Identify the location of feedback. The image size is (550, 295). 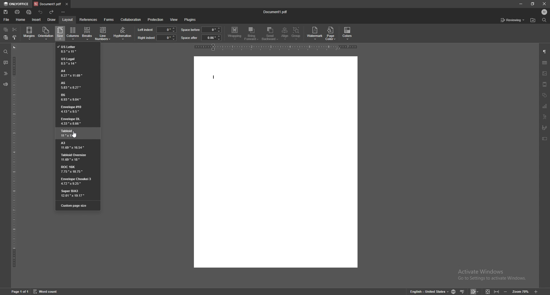
(5, 85).